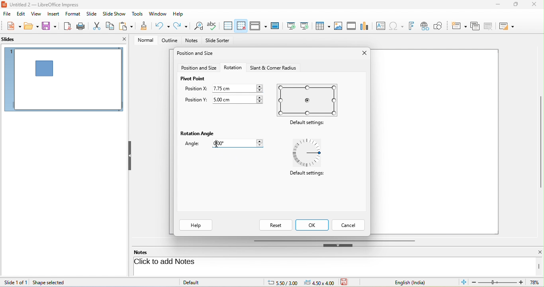 The height and width of the screenshot is (287, 544). What do you see at coordinates (50, 26) in the screenshot?
I see `save` at bounding box center [50, 26].